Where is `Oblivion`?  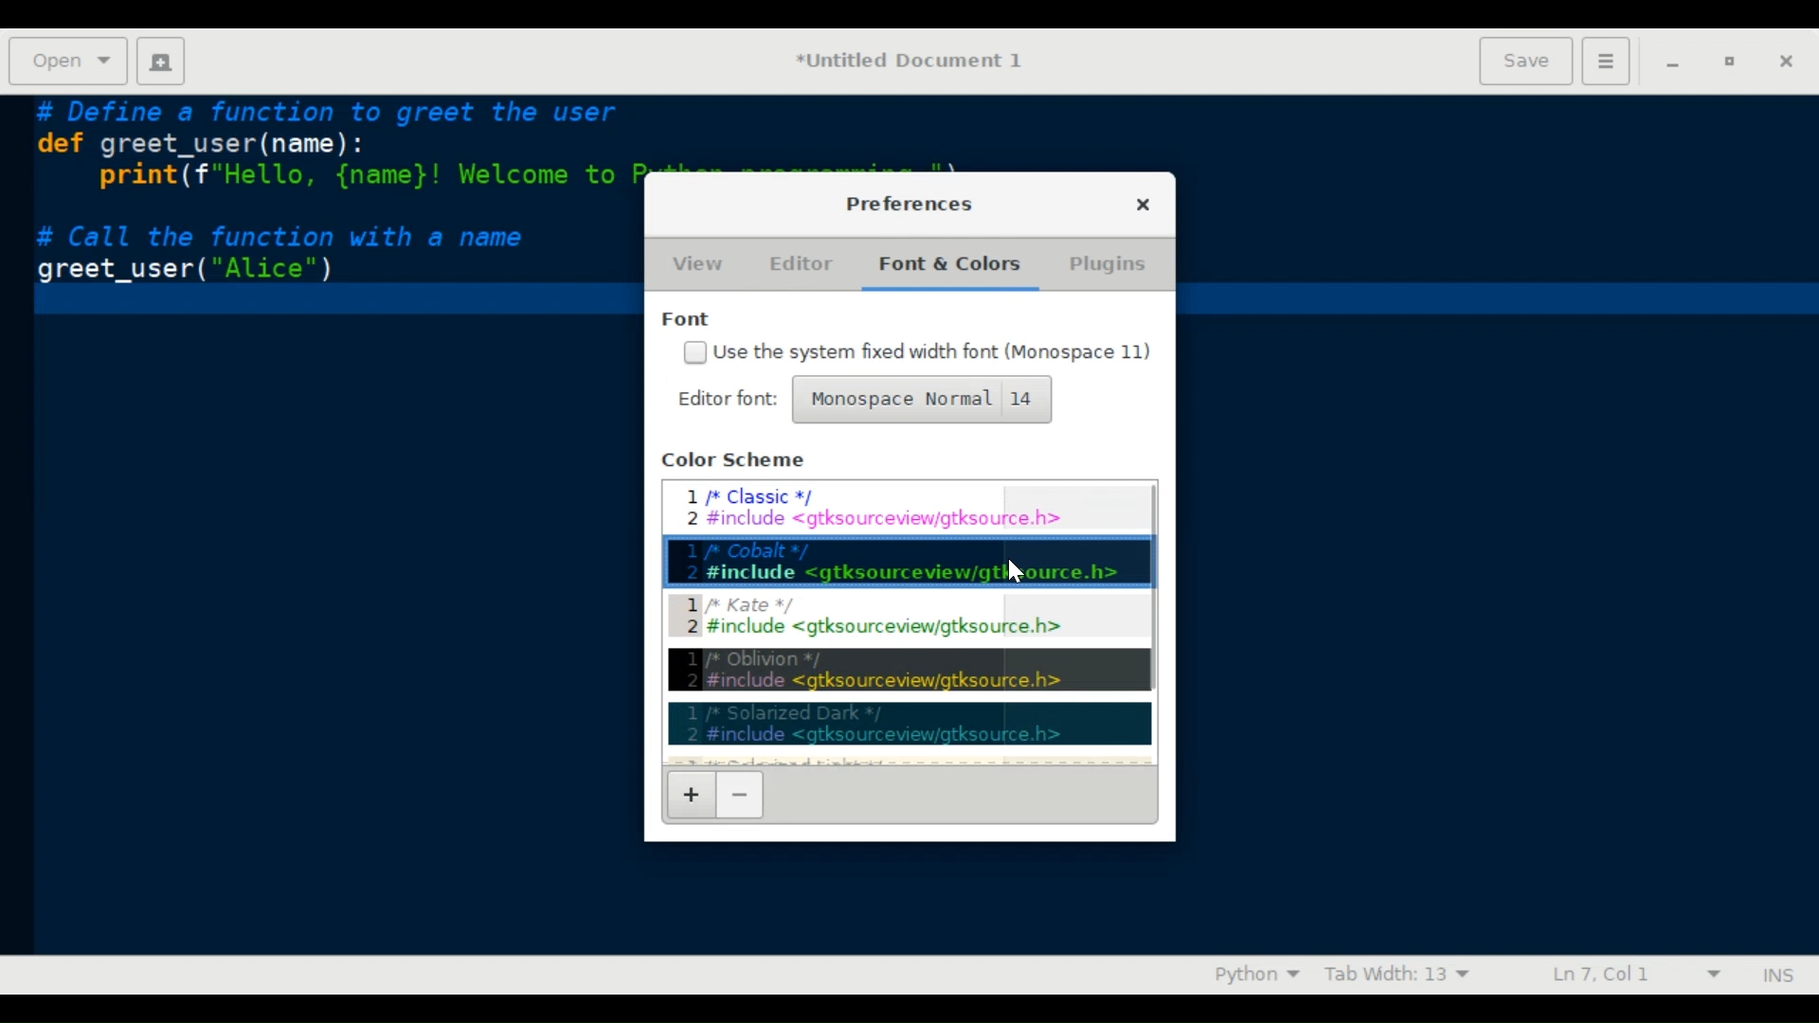
Oblivion is located at coordinates (910, 671).